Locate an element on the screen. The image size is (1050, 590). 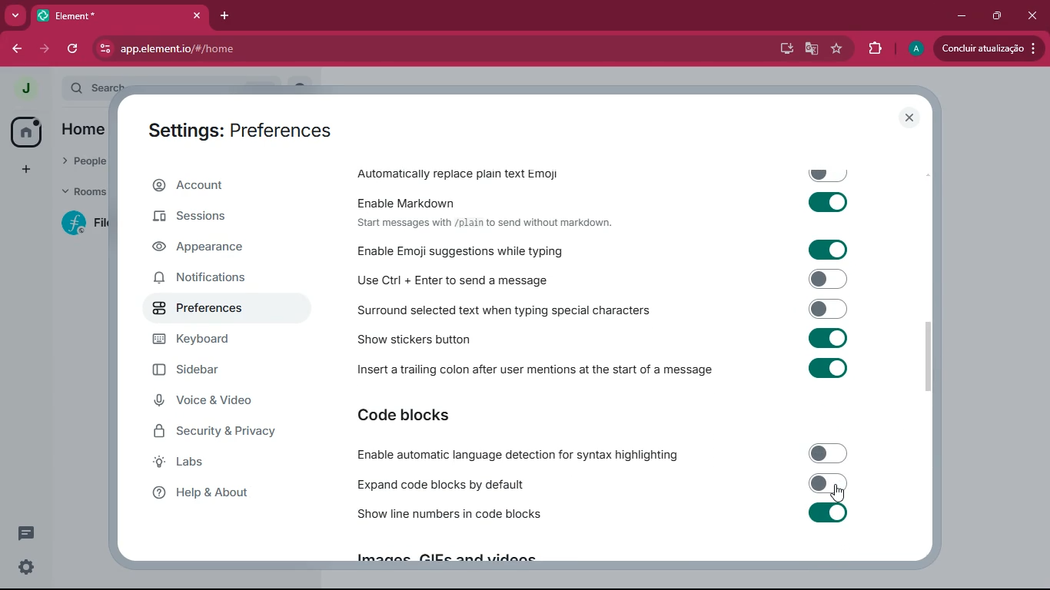
forward is located at coordinates (47, 49).